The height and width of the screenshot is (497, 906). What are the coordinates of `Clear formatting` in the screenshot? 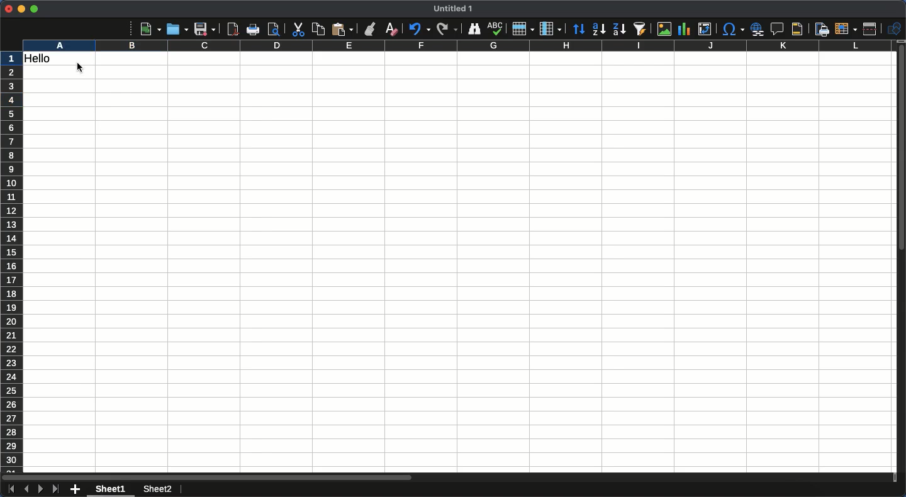 It's located at (392, 28).